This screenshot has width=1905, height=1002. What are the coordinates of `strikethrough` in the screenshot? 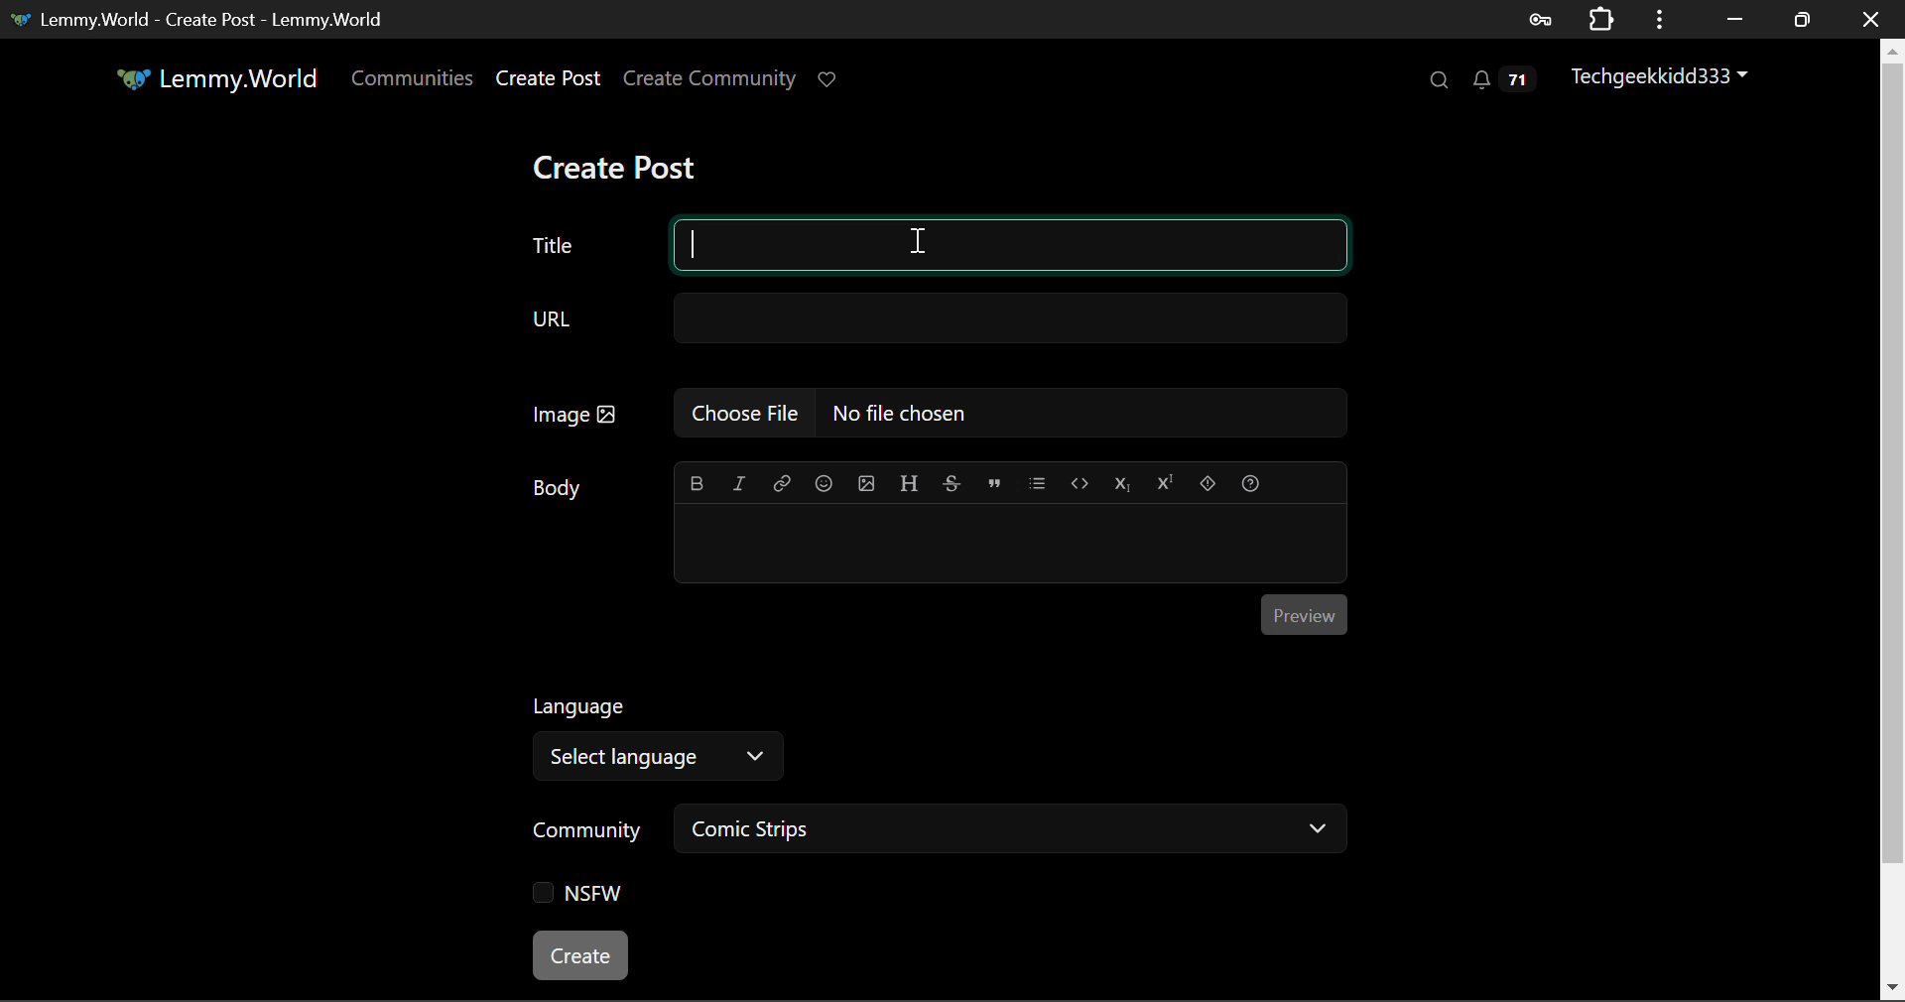 It's located at (952, 479).